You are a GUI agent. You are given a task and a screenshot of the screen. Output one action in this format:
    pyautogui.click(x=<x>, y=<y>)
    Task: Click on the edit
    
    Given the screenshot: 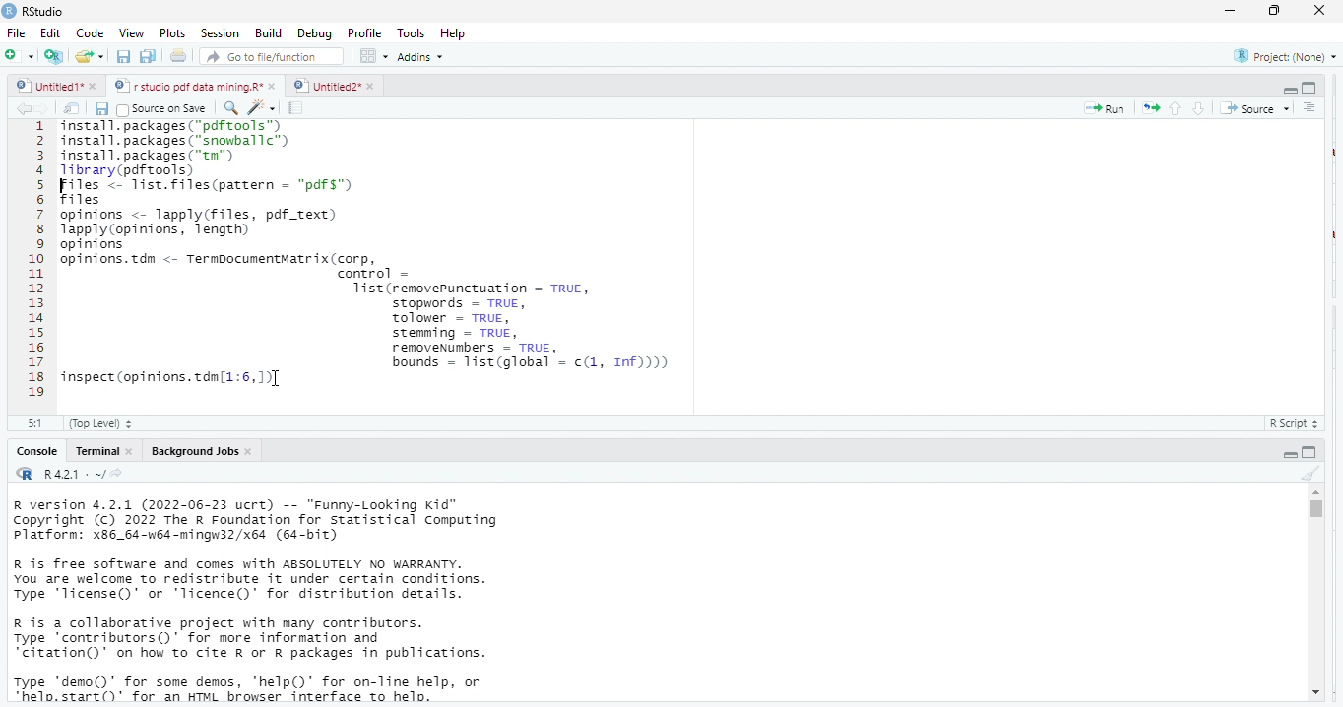 What is the action you would take?
    pyautogui.click(x=50, y=33)
    